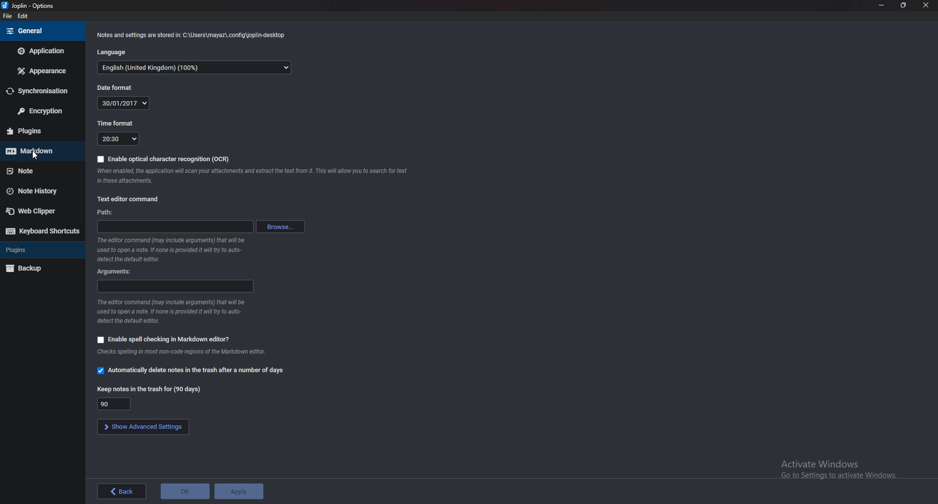  I want to click on Plugins, so click(36, 131).